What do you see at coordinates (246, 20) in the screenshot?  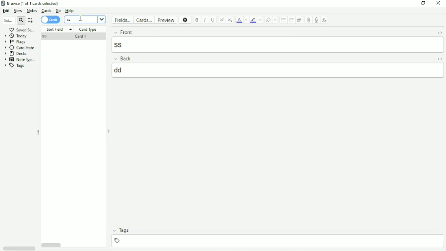 I see `Change color` at bounding box center [246, 20].